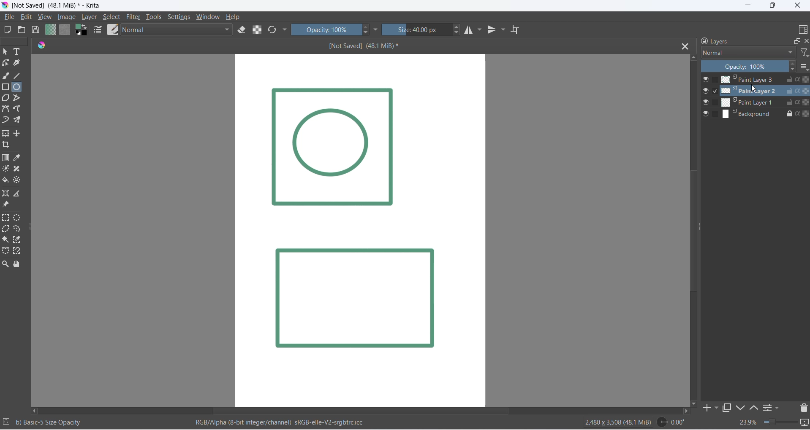  What do you see at coordinates (5, 87) in the screenshot?
I see `rectangle tool` at bounding box center [5, 87].